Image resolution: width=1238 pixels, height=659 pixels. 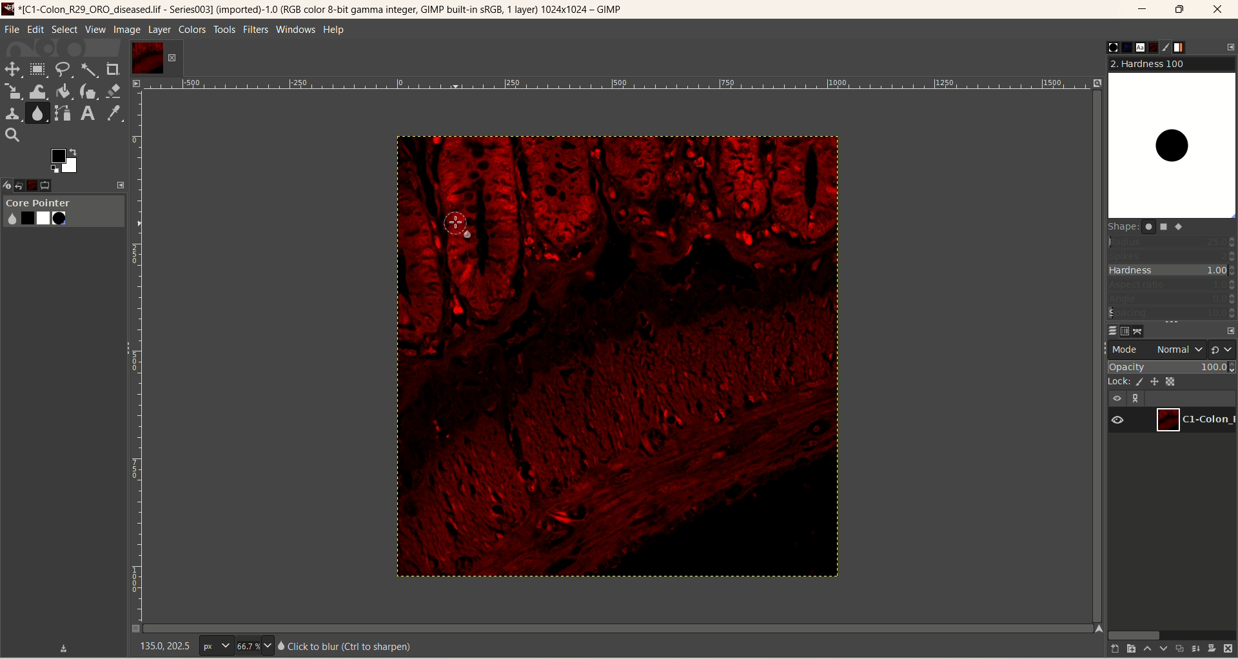 I want to click on lock alpha channel, so click(x=1177, y=382).